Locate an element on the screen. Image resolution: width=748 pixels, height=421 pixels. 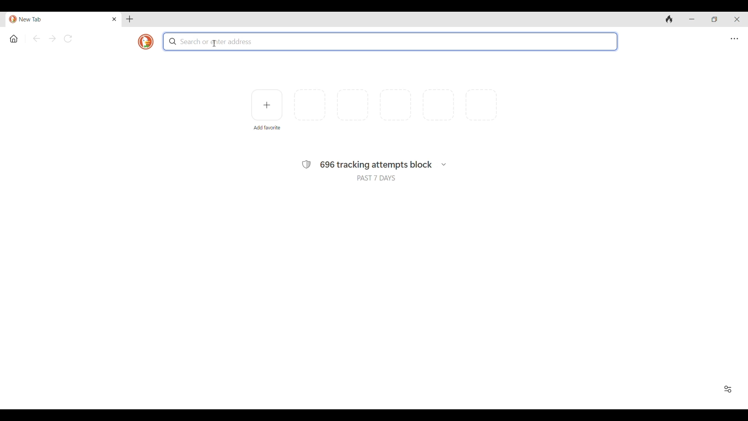
search bar is located at coordinates (391, 41).